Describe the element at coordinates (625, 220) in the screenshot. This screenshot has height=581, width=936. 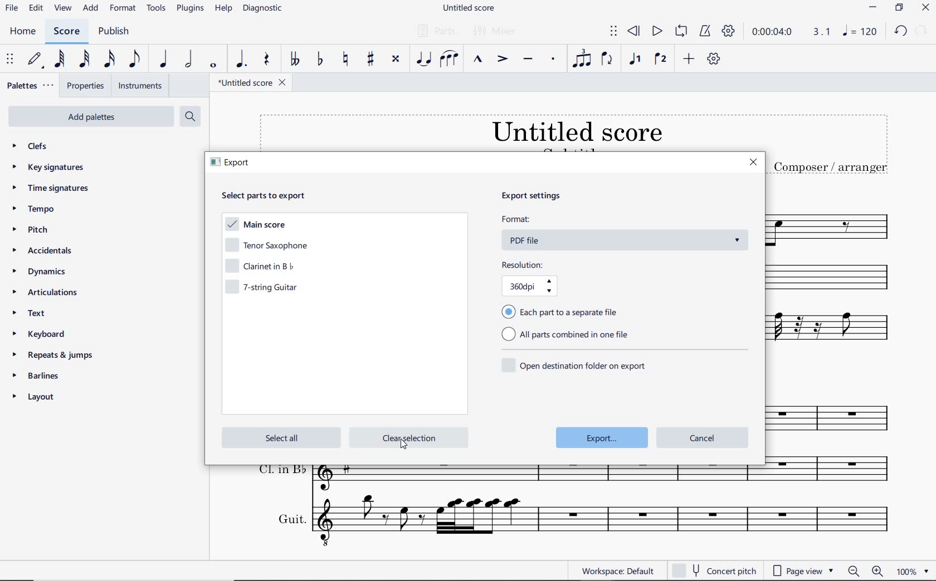
I see `format` at that location.